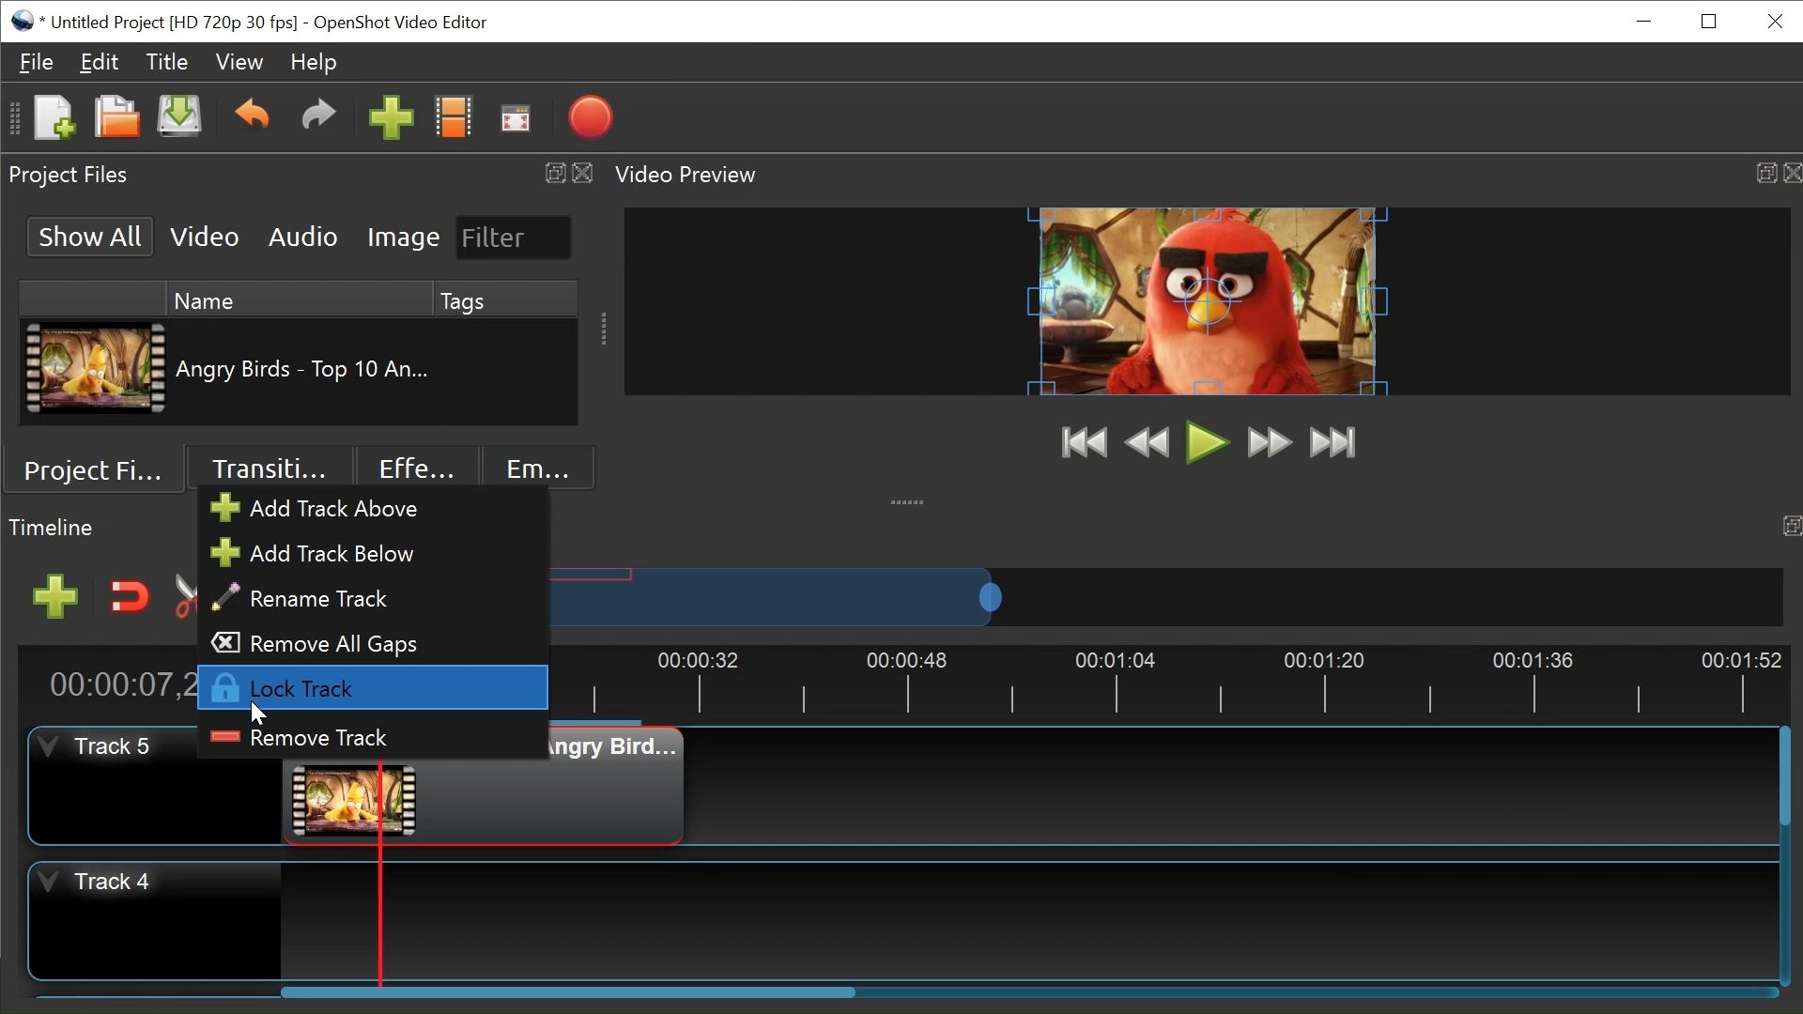 Image resolution: width=1803 pixels, height=1014 pixels. Describe the element at coordinates (320, 599) in the screenshot. I see `Rename Track` at that location.